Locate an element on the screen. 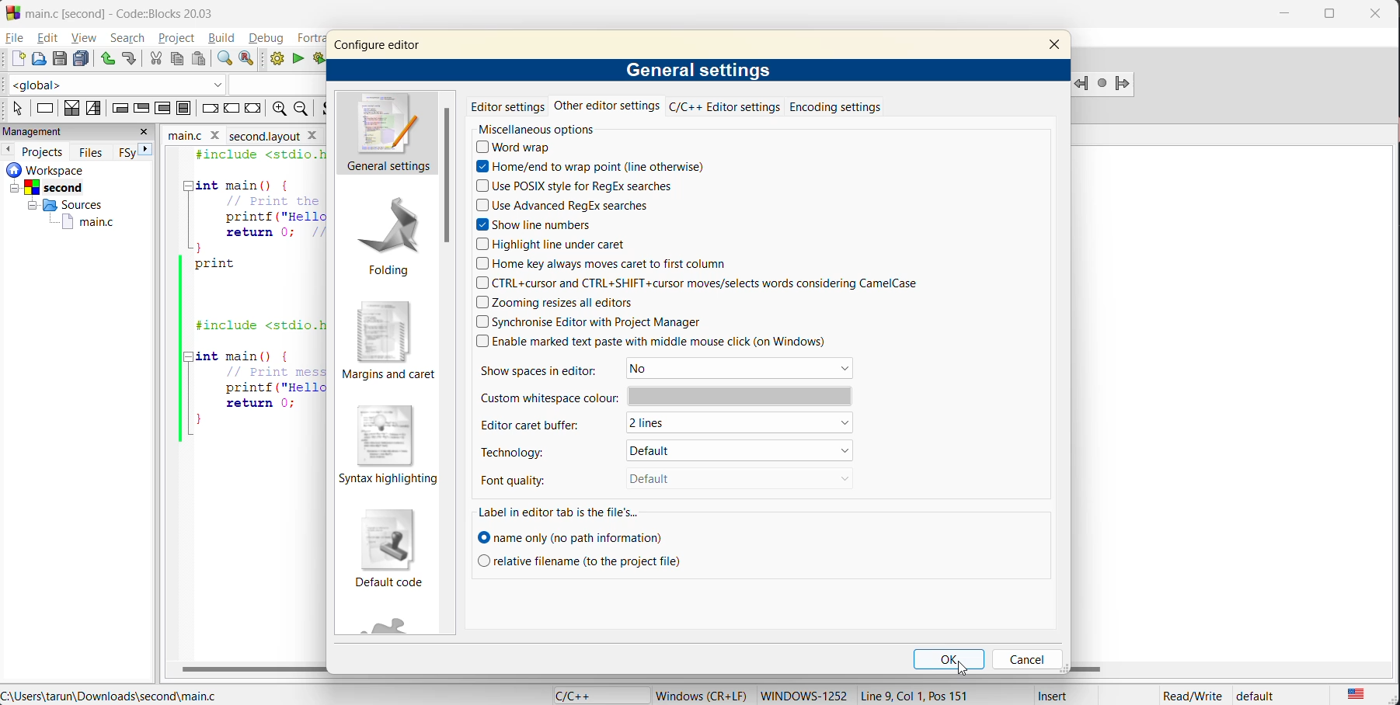 The image size is (1400, 705). use POSIX style for regex searches is located at coordinates (583, 186).